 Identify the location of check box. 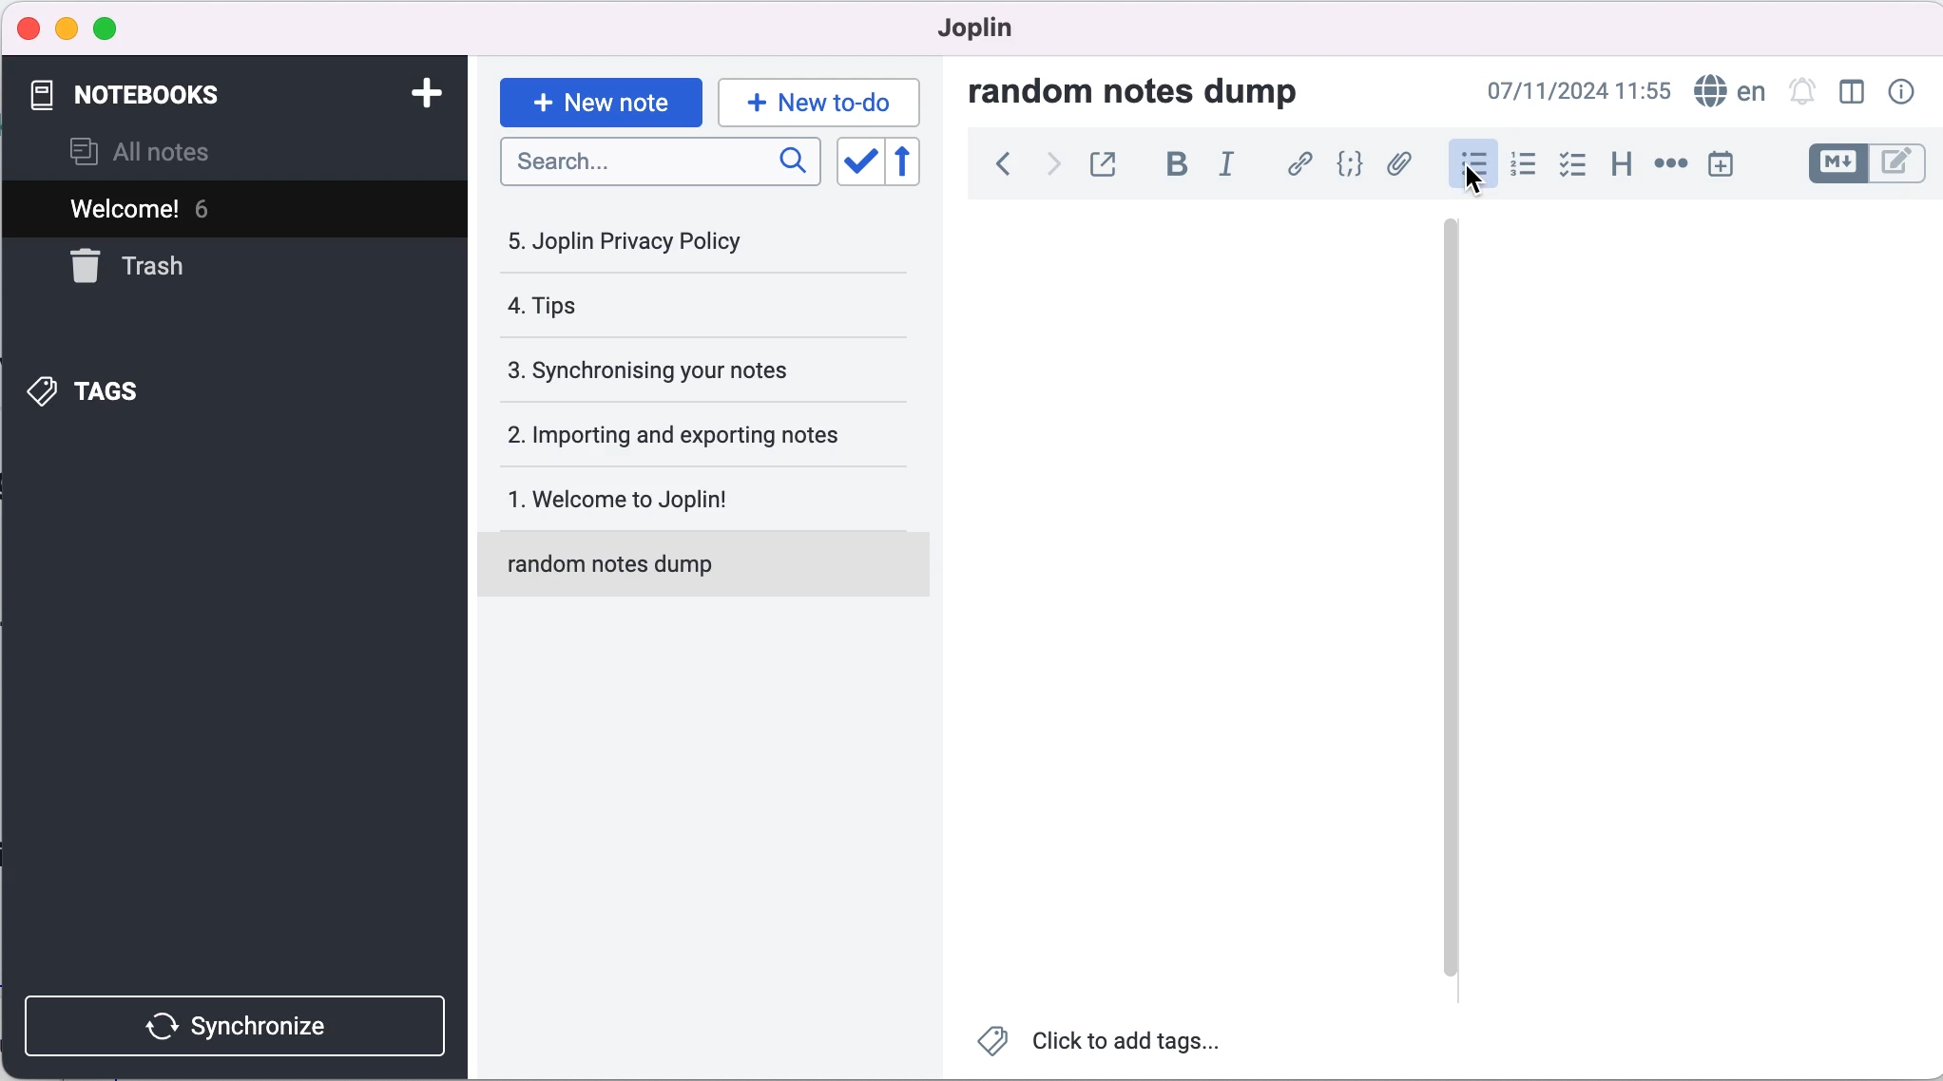
(1568, 164).